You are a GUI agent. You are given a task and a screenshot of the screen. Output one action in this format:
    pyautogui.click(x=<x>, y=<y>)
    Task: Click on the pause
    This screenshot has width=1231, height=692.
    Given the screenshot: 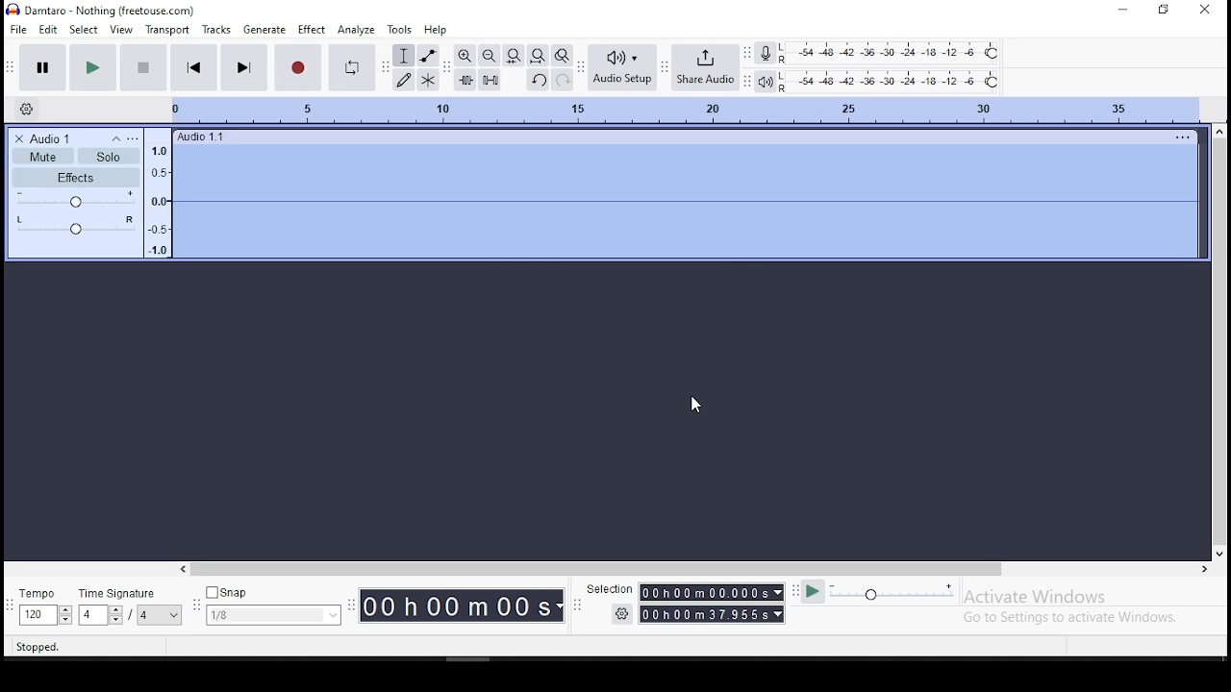 What is the action you would take?
    pyautogui.click(x=40, y=67)
    